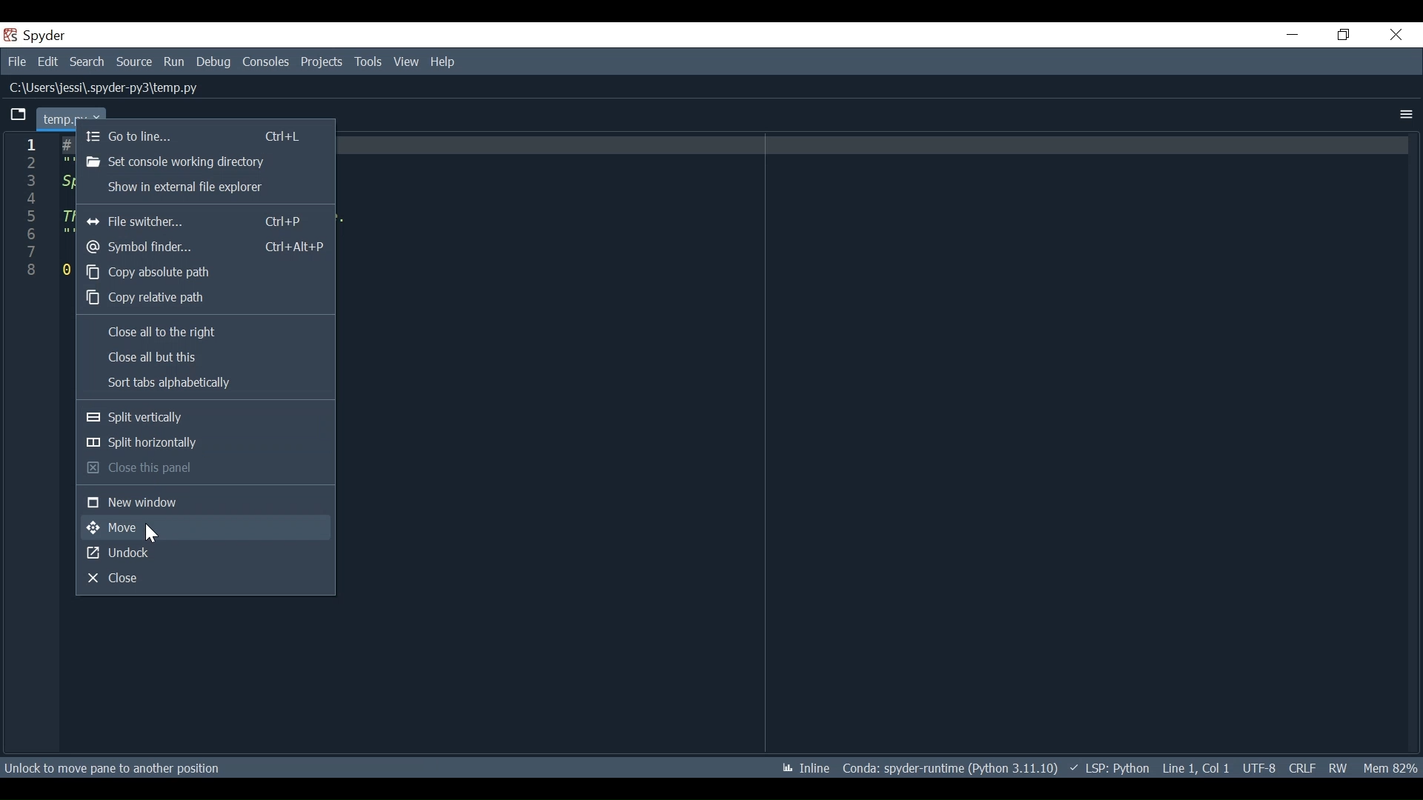 This screenshot has height=800, width=1423. Describe the element at coordinates (205, 503) in the screenshot. I see `New window` at that location.